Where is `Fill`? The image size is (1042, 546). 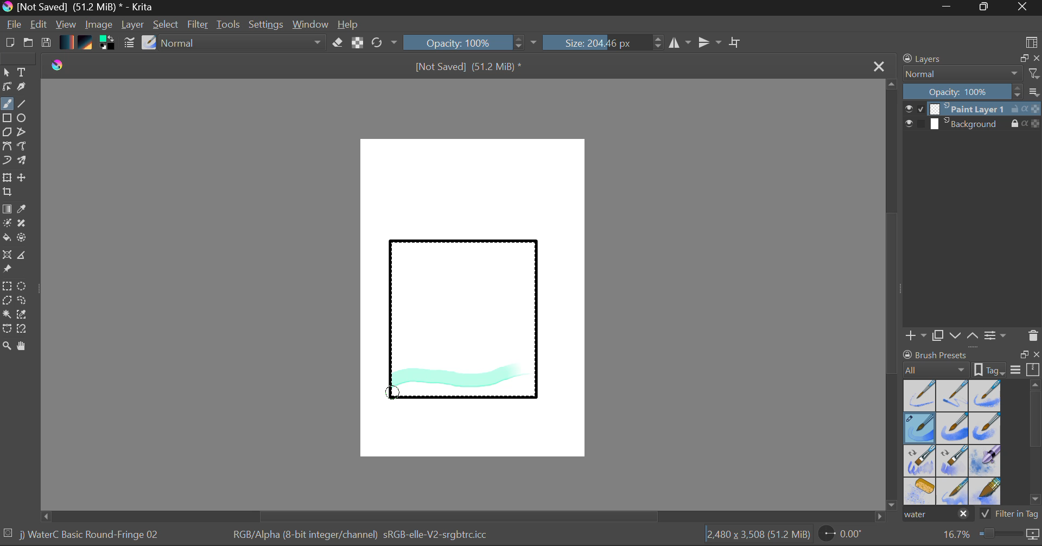 Fill is located at coordinates (7, 239).